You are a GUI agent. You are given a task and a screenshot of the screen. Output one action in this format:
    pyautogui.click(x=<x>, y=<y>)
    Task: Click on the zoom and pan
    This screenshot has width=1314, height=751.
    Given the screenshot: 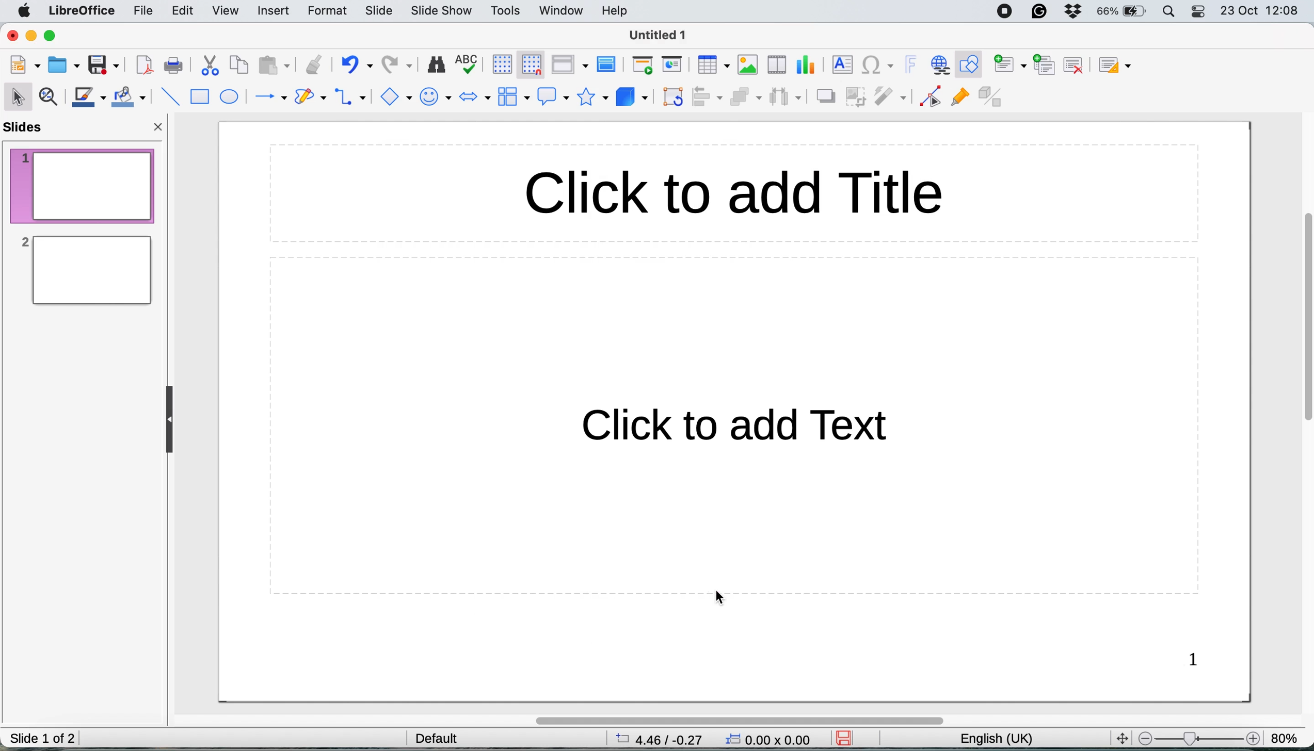 What is the action you would take?
    pyautogui.click(x=51, y=98)
    